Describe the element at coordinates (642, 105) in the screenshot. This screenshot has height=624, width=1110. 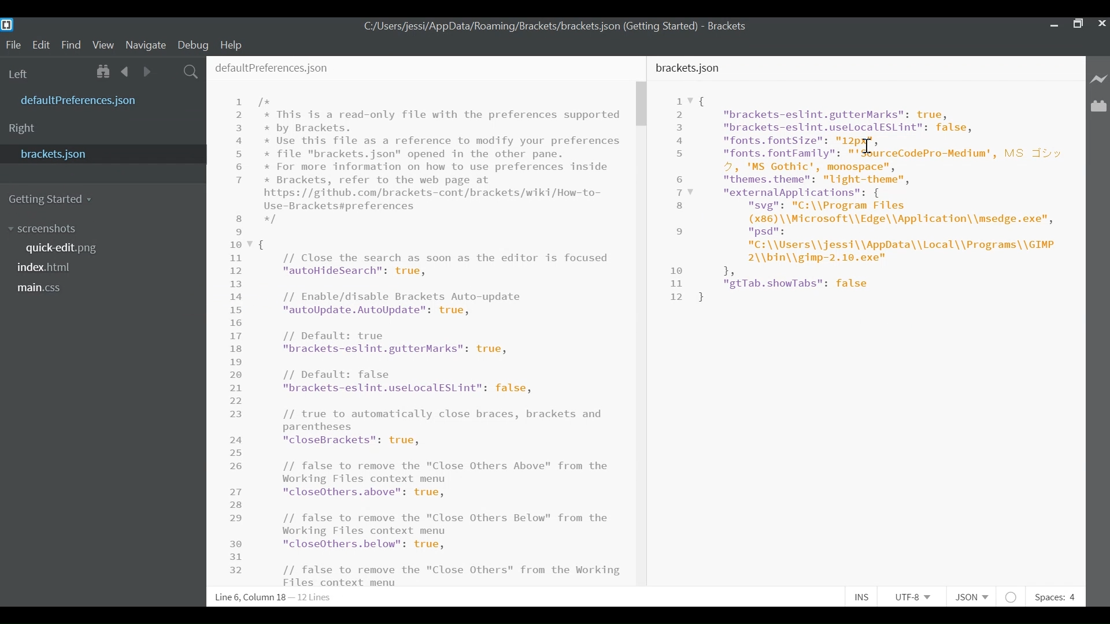
I see `Vertical Scroll bar` at that location.